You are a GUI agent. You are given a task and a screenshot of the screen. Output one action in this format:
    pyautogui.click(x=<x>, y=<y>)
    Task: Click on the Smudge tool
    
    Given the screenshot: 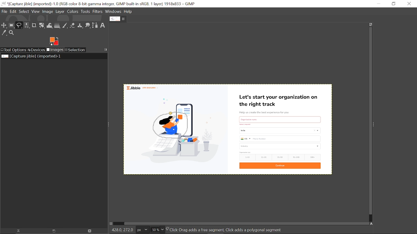 What is the action you would take?
    pyautogui.click(x=88, y=26)
    